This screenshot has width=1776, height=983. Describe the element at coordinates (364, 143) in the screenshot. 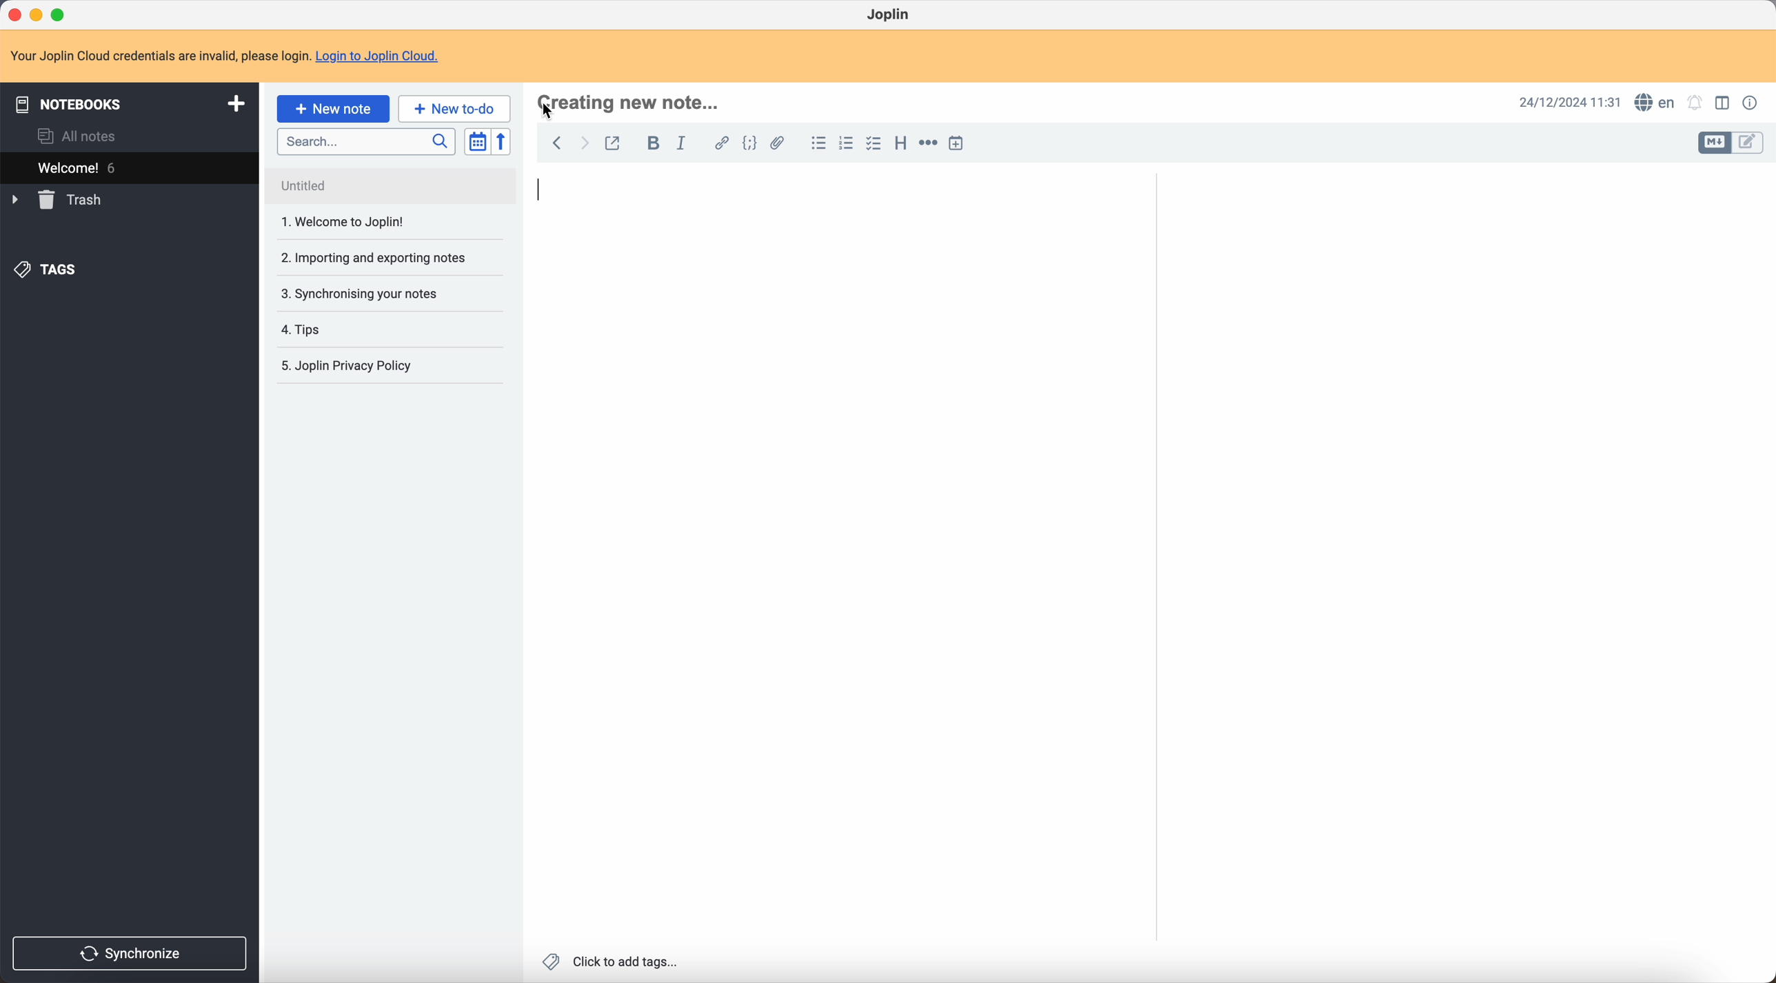

I see `search bar` at that location.